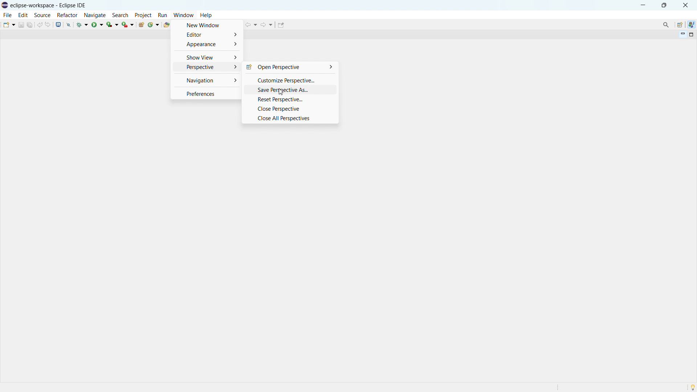 This screenshot has width=697, height=392. I want to click on edit, so click(23, 15).